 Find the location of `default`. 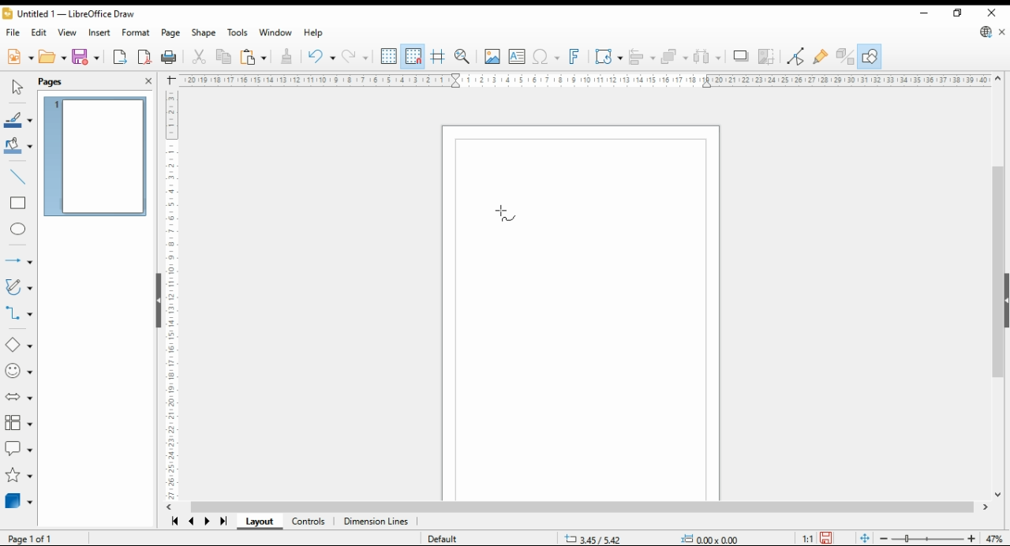

default is located at coordinates (443, 539).